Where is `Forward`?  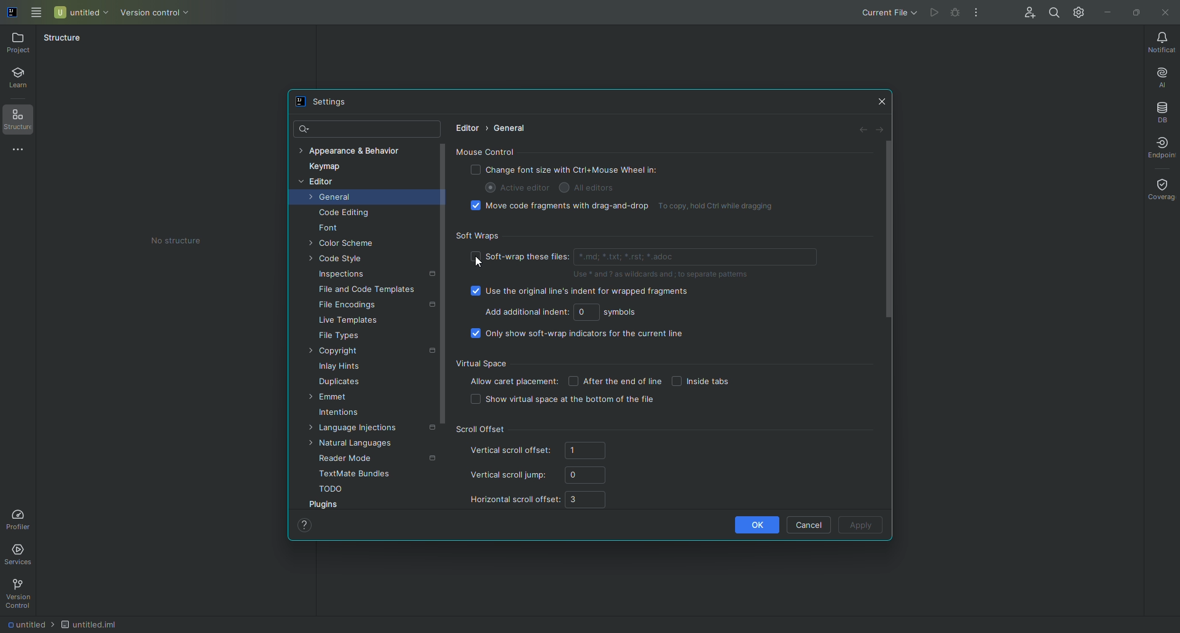
Forward is located at coordinates (882, 129).